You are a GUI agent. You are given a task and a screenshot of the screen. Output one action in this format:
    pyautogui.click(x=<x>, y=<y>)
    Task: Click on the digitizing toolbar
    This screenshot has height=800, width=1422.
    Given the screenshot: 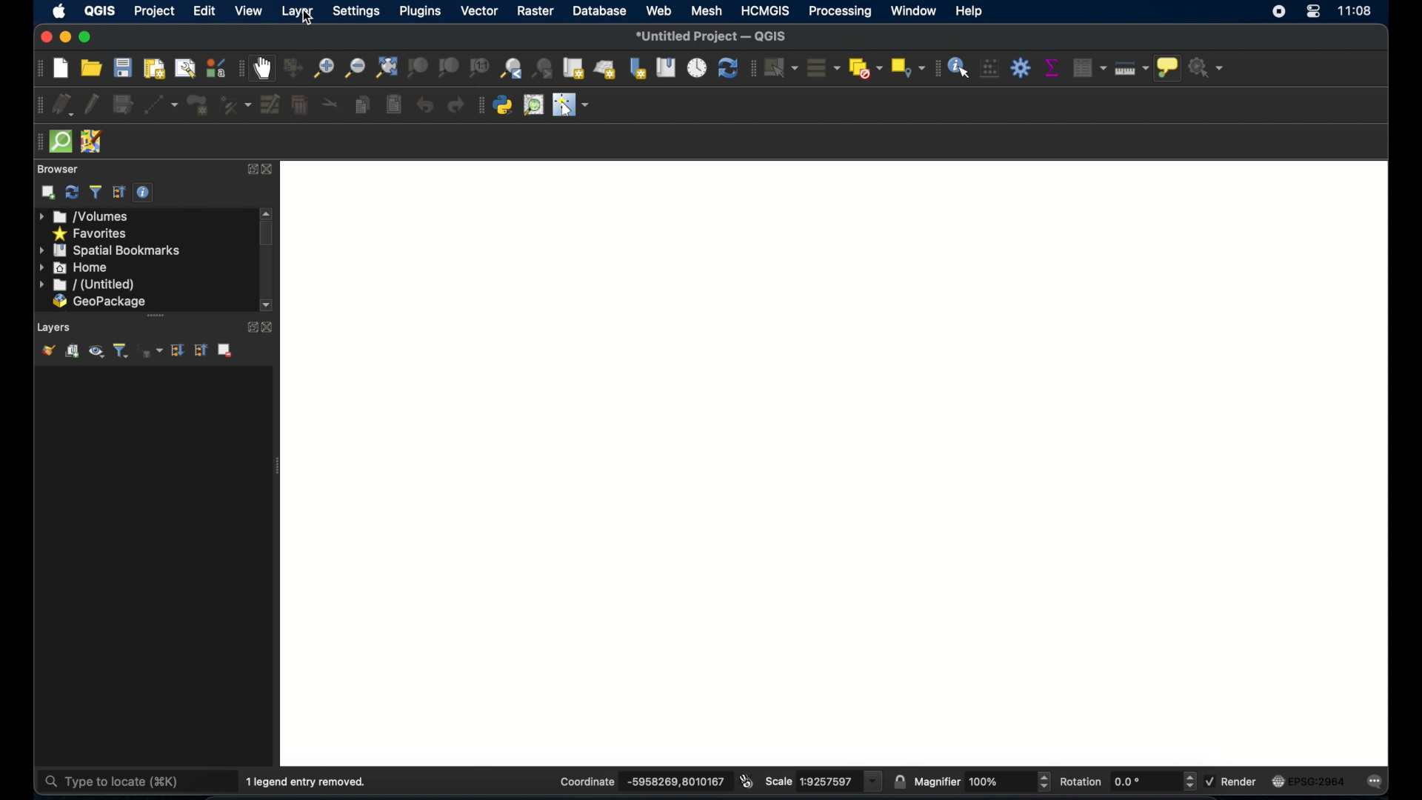 What is the action you would take?
    pyautogui.click(x=35, y=105)
    